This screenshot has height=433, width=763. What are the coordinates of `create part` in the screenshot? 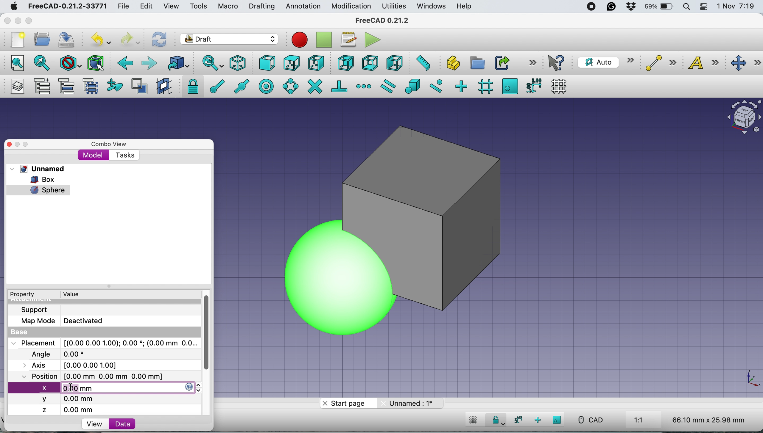 It's located at (451, 64).